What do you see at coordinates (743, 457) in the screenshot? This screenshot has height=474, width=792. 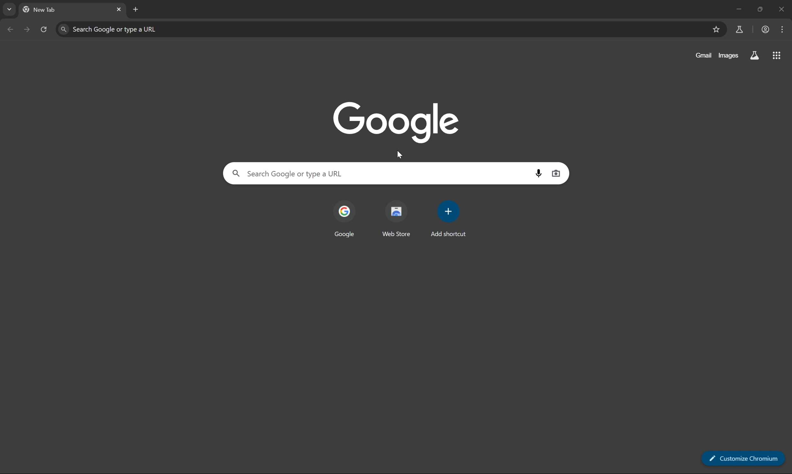 I see `customize chromium` at bounding box center [743, 457].